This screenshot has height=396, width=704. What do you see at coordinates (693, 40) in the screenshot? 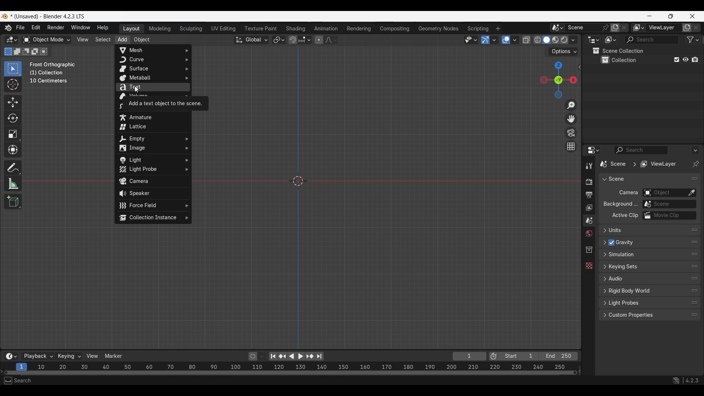
I see `Filter` at bounding box center [693, 40].